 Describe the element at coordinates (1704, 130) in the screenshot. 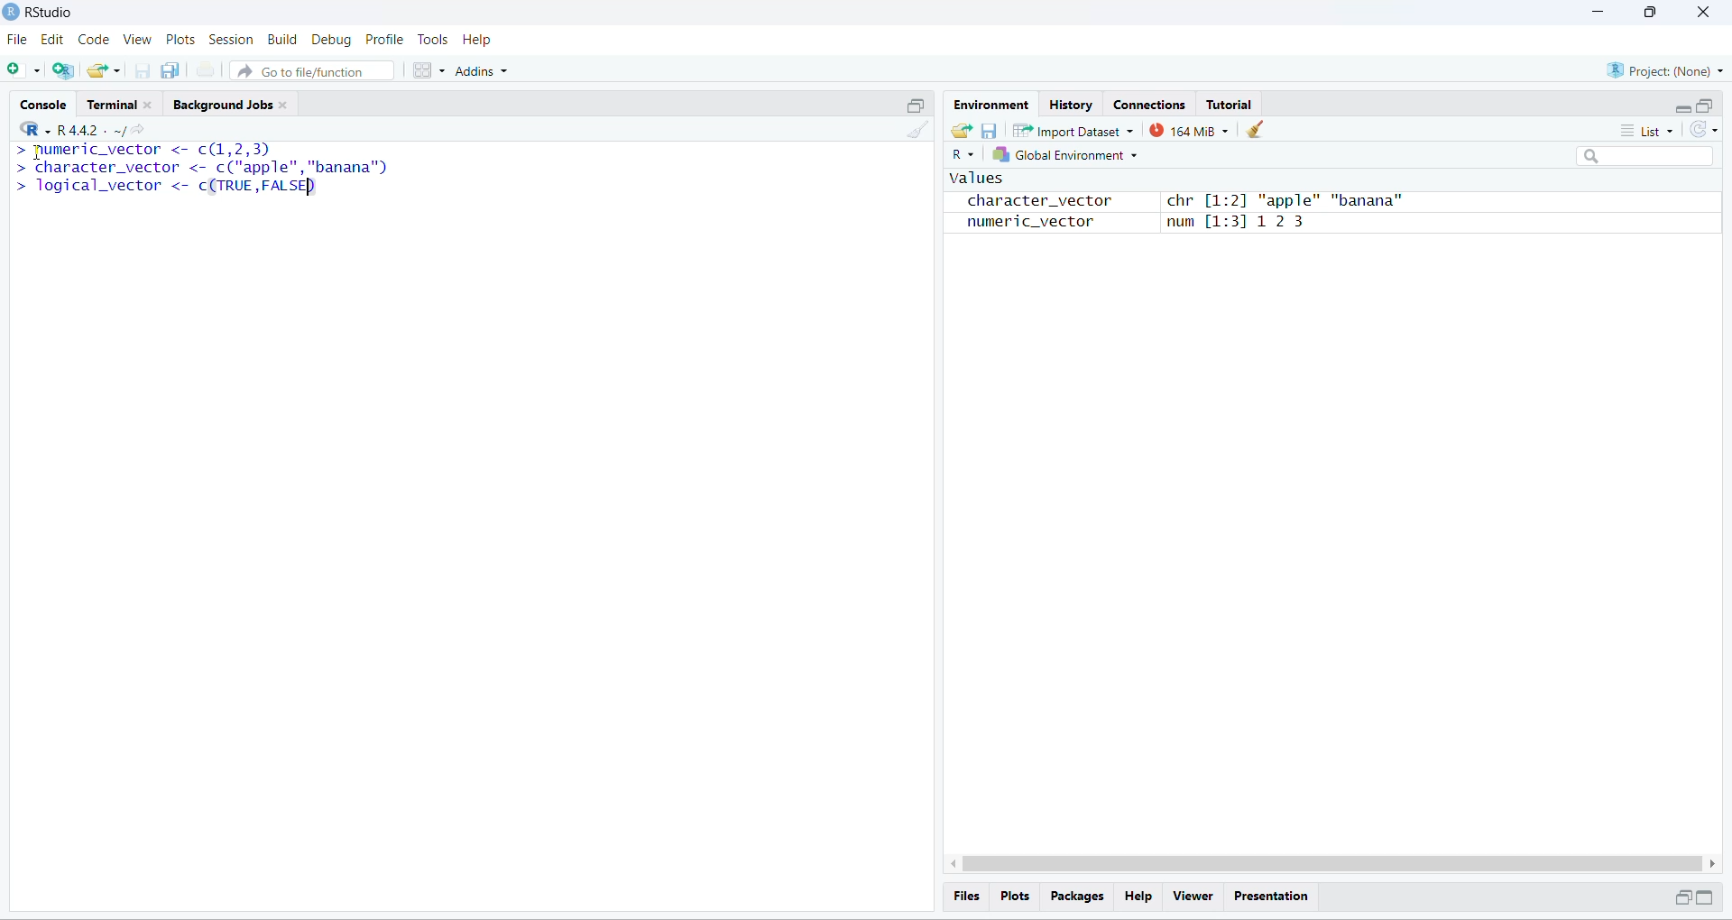

I see `refresh` at that location.